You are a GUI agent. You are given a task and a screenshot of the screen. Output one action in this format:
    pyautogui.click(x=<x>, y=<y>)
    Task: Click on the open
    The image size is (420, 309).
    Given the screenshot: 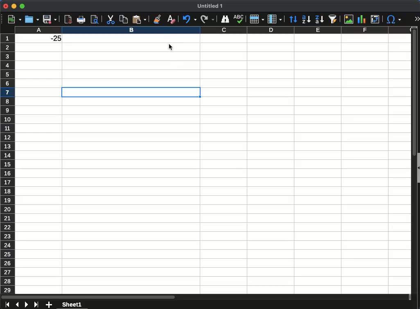 What is the action you would take?
    pyautogui.click(x=31, y=20)
    